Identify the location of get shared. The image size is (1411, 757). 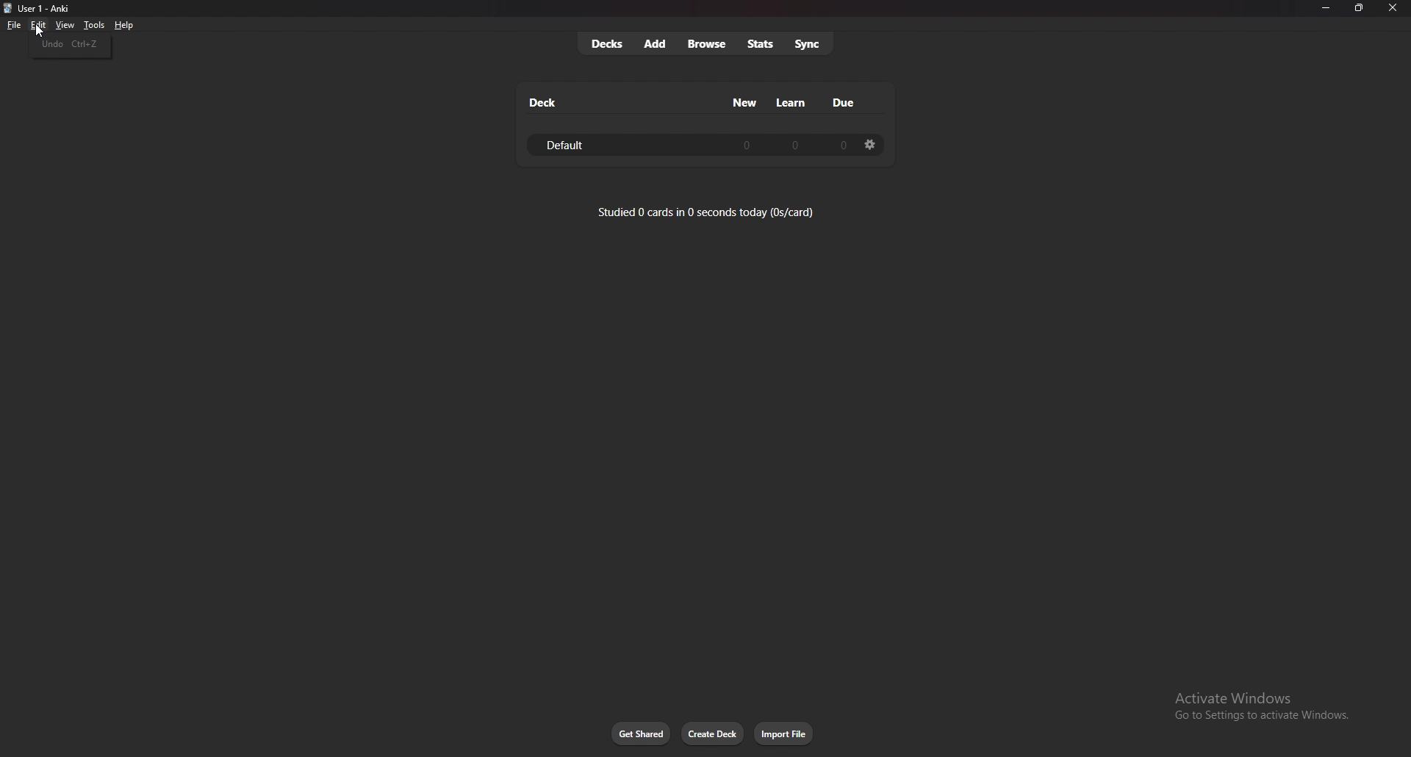
(642, 733).